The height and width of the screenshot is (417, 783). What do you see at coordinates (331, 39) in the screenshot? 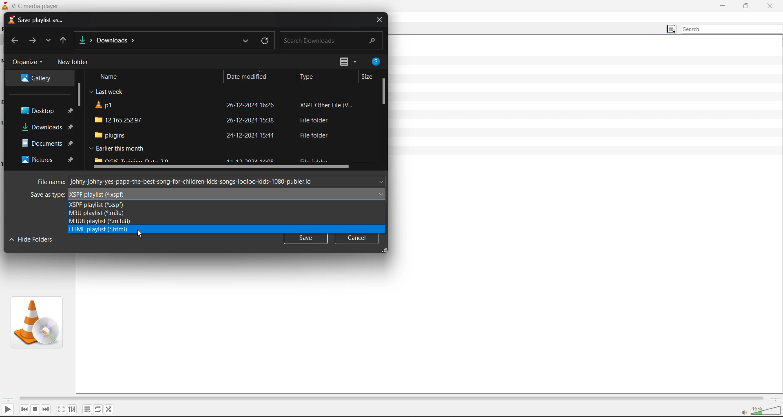
I see `search` at bounding box center [331, 39].